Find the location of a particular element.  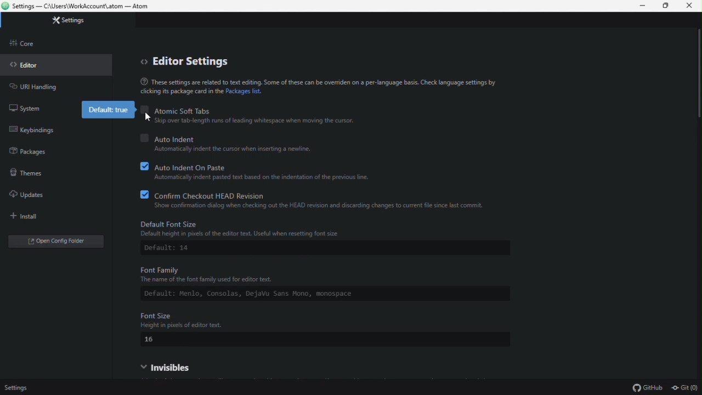

Open folder is located at coordinates (47, 238).